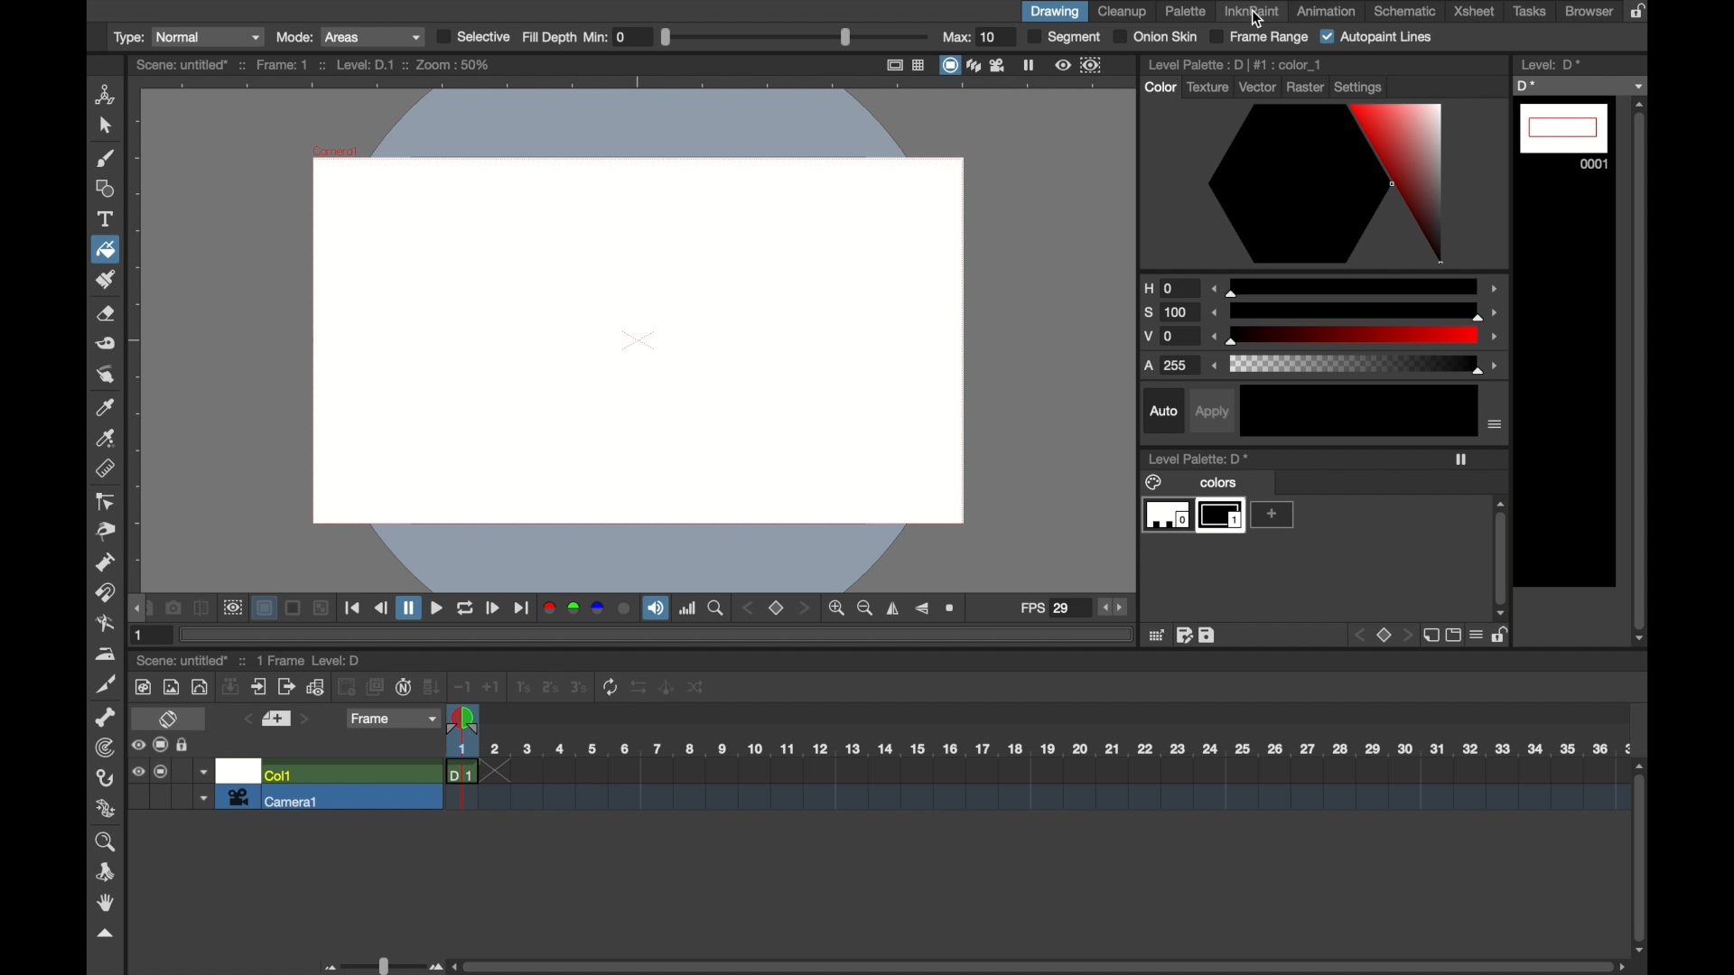 This screenshot has width=1734, height=975. I want to click on cleanup, so click(1123, 12).